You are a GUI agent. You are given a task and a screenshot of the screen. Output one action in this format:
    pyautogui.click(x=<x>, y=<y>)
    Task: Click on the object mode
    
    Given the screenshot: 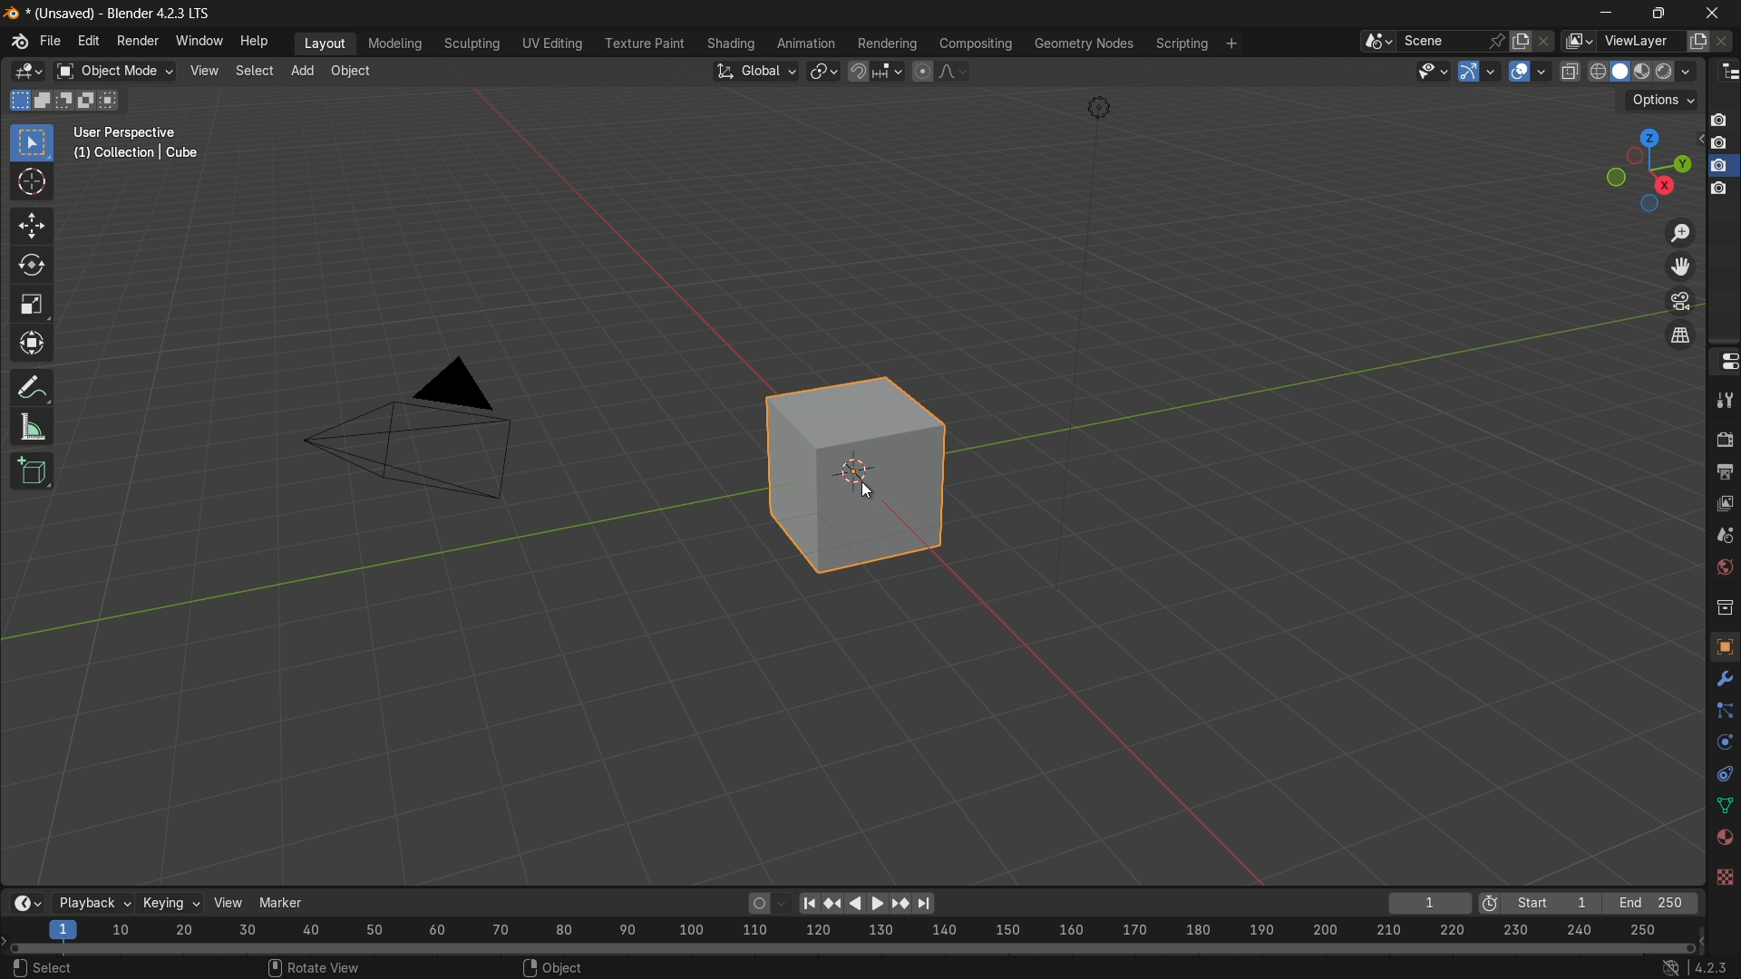 What is the action you would take?
    pyautogui.click(x=115, y=71)
    